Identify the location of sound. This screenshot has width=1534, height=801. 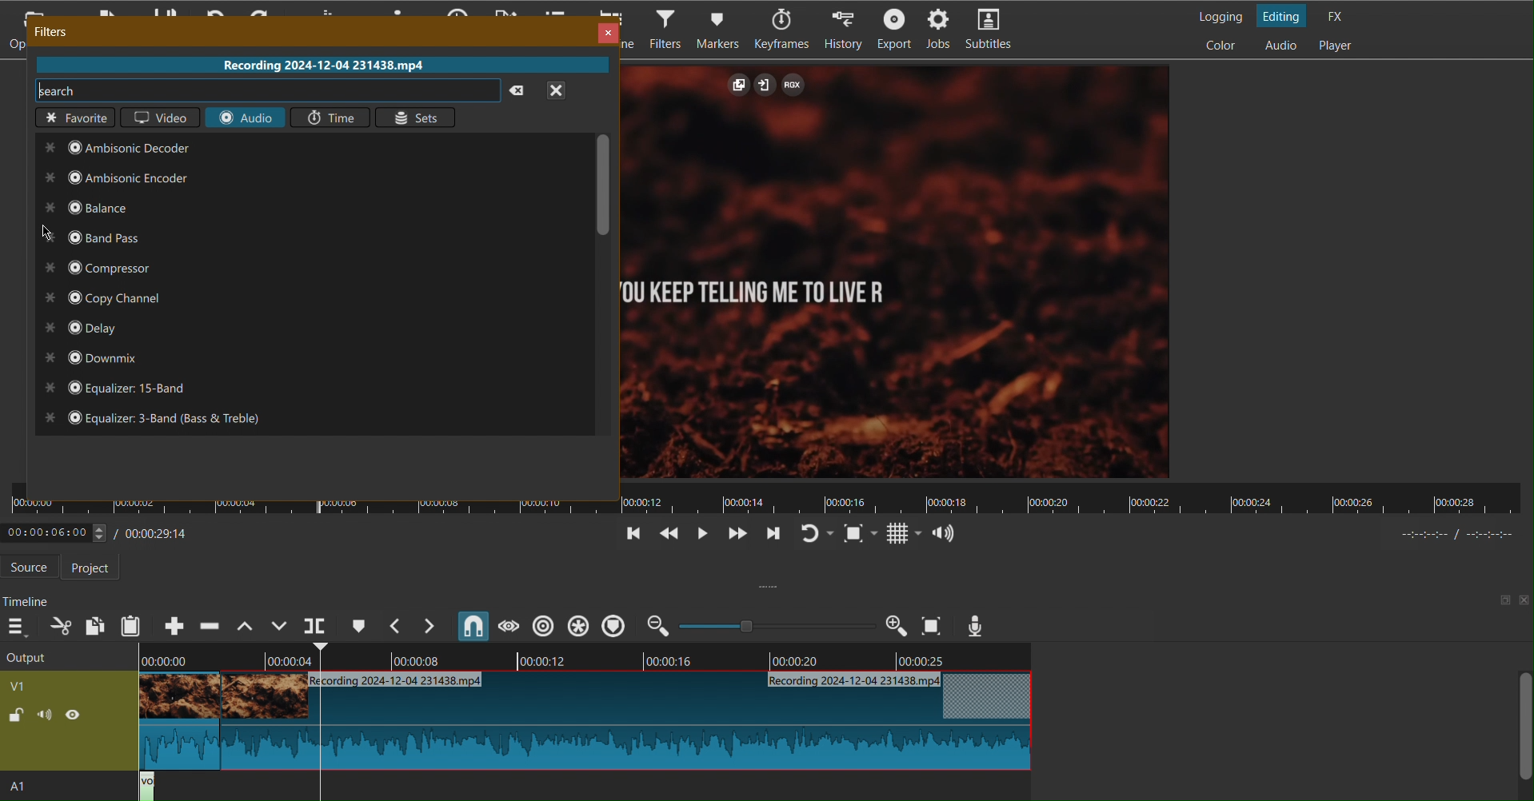
(46, 718).